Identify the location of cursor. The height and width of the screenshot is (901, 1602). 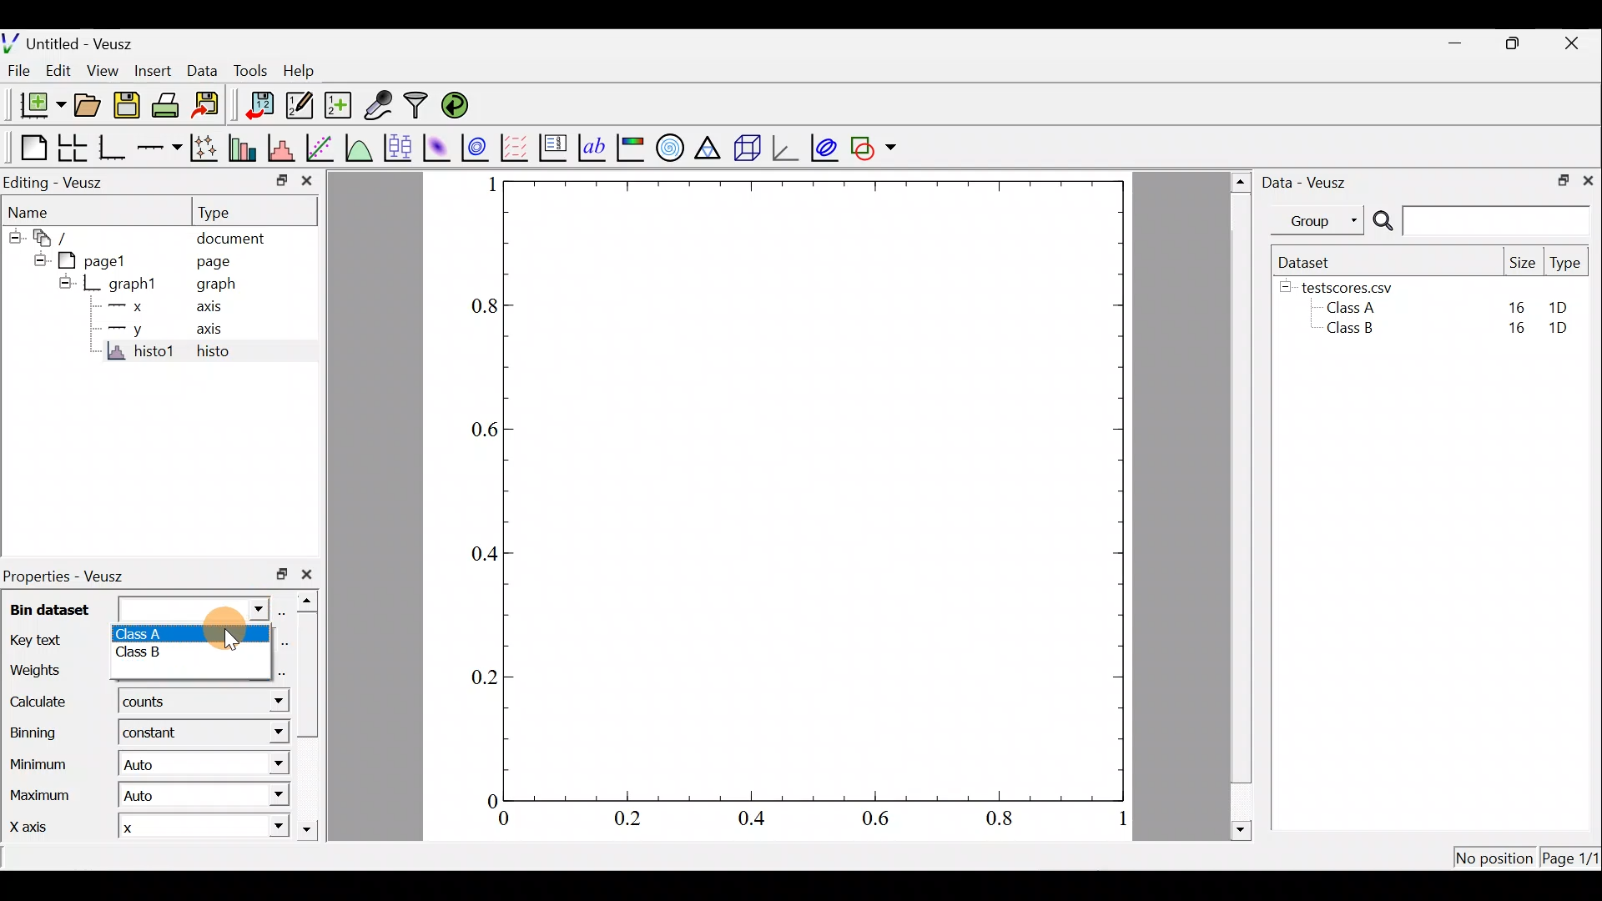
(229, 635).